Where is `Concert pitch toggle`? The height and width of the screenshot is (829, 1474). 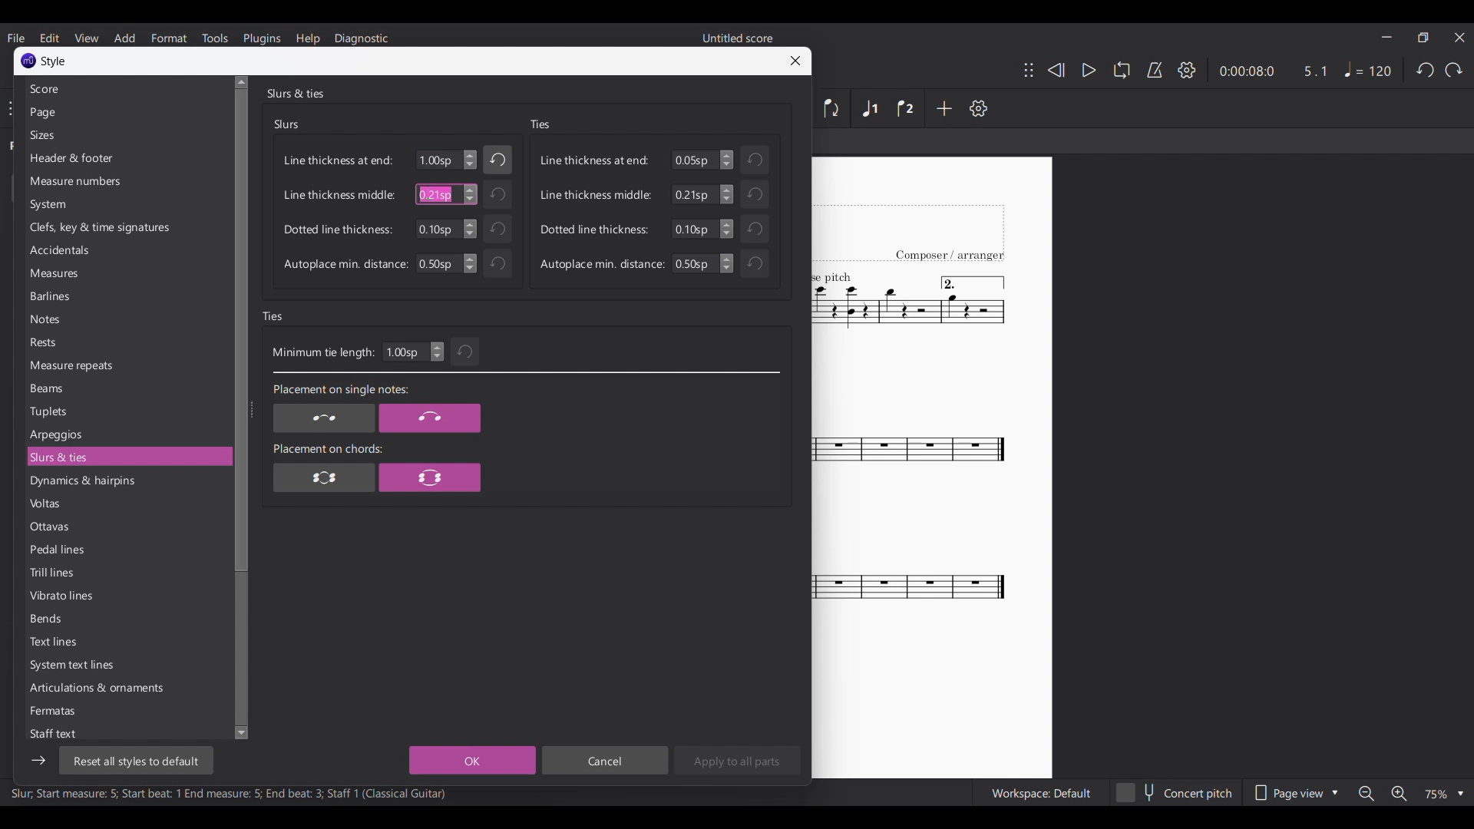 Concert pitch toggle is located at coordinates (1175, 792).